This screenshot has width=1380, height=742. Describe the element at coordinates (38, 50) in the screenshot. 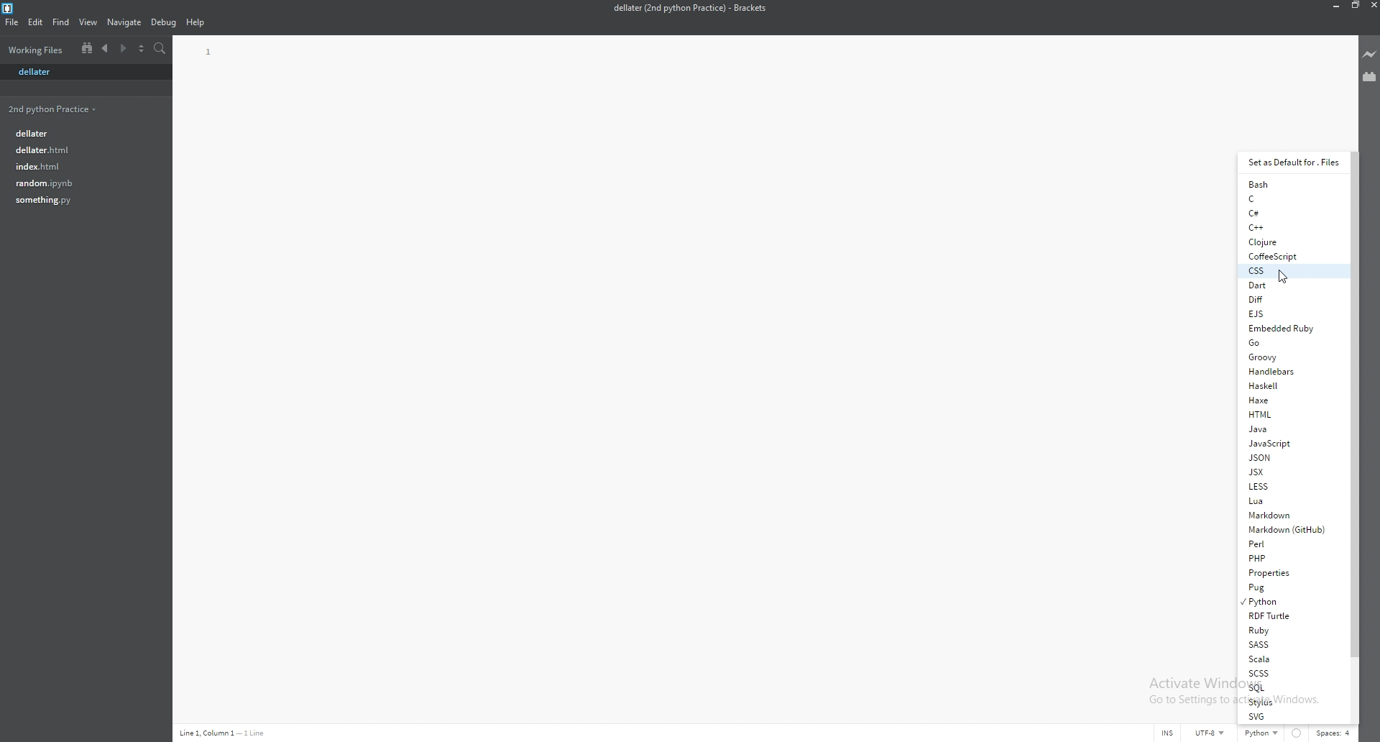

I see `working files` at that location.